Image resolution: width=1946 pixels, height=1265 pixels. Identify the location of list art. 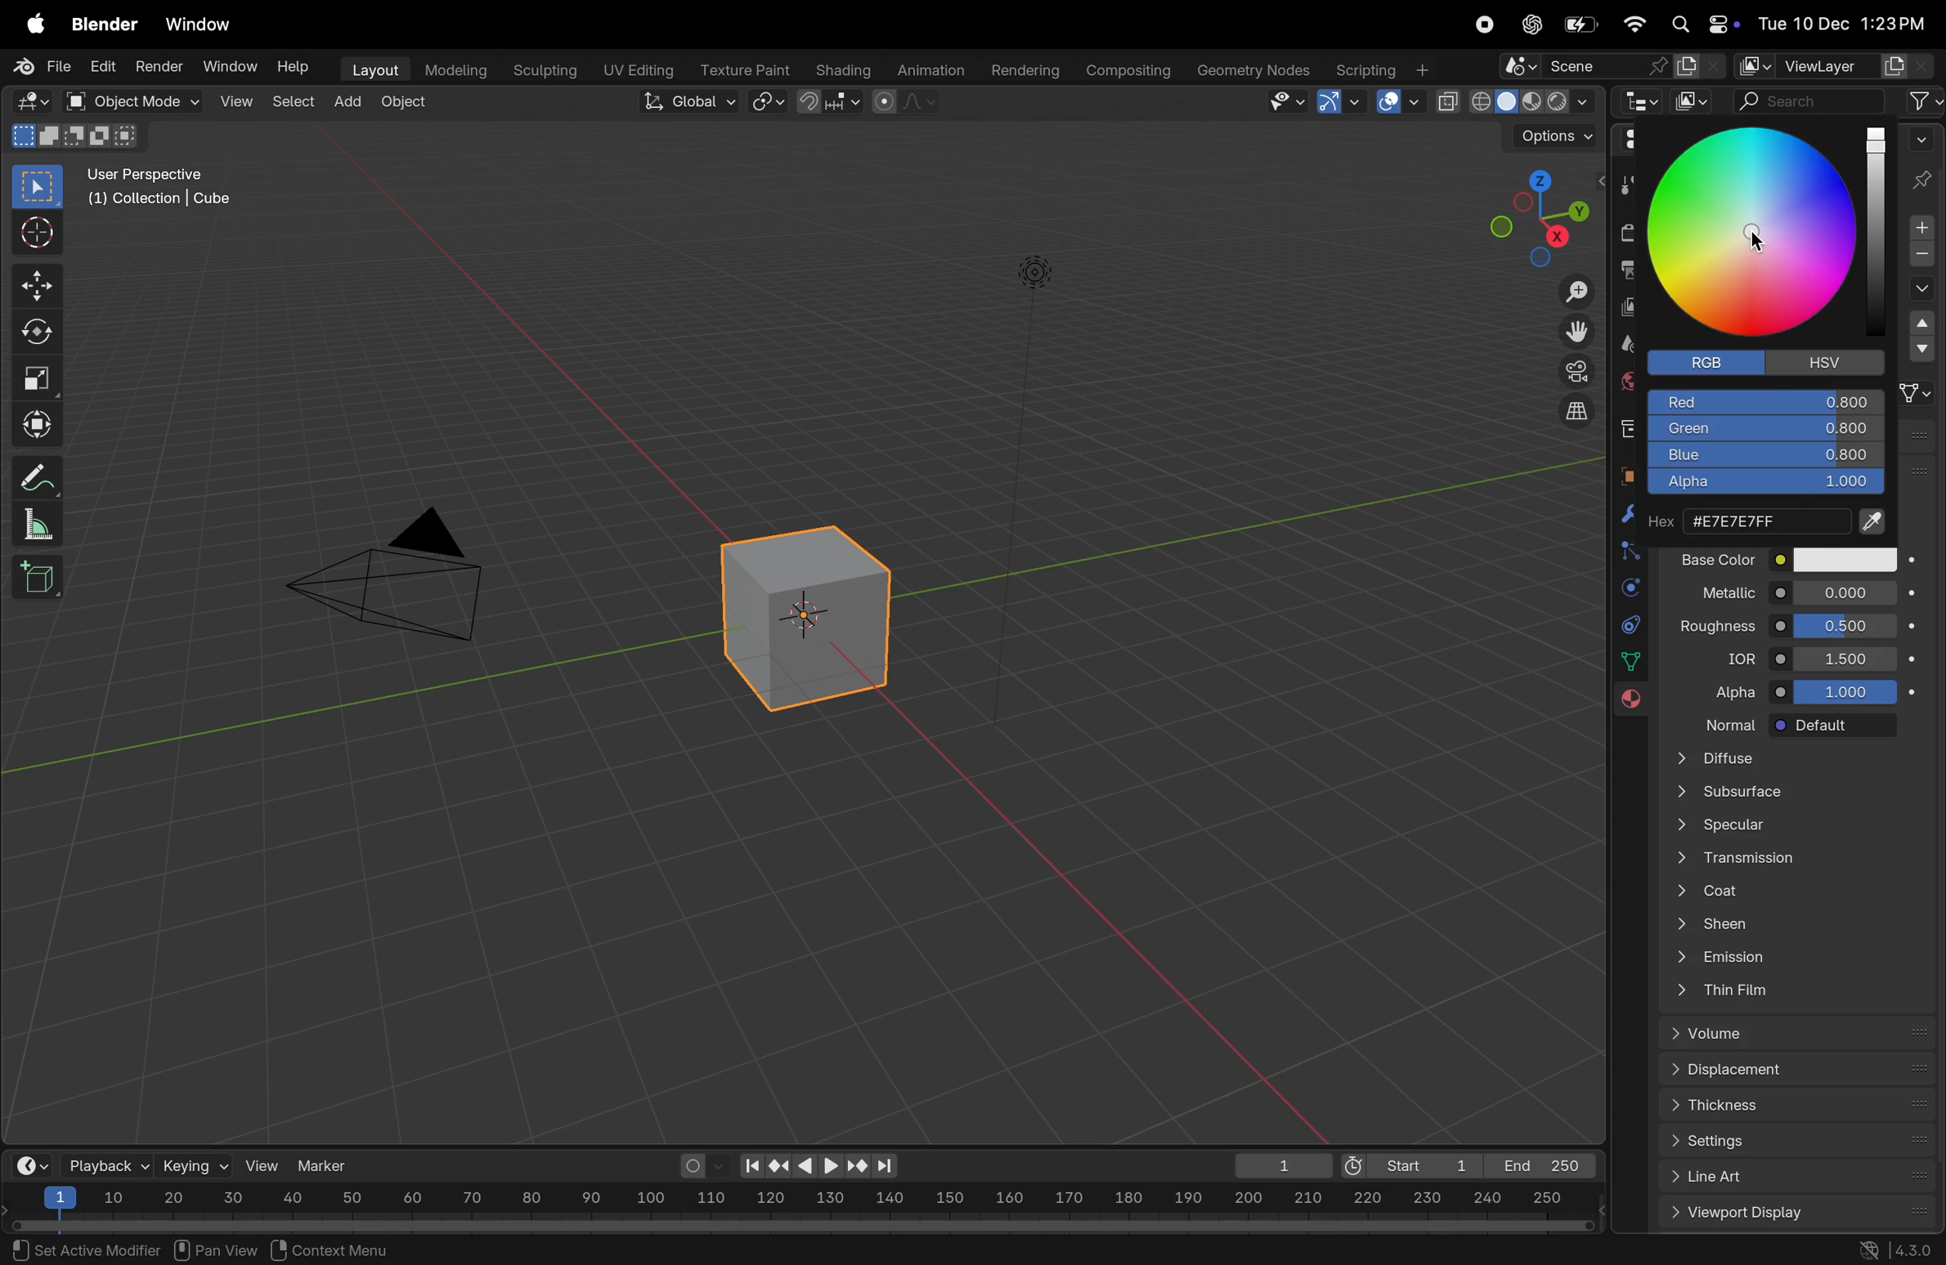
(1791, 1178).